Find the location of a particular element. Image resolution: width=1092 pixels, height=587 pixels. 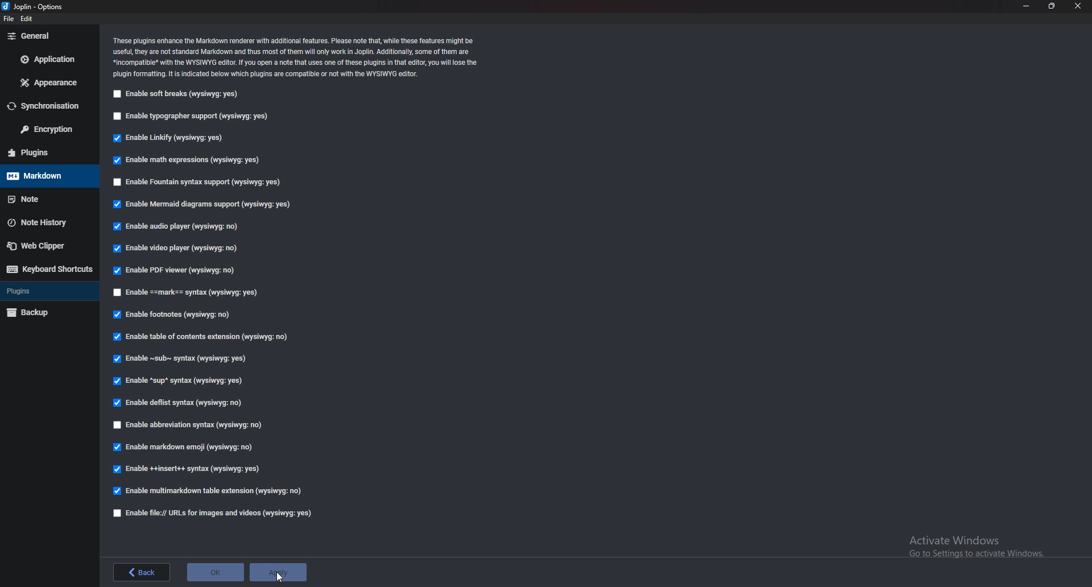

Resize is located at coordinates (1051, 6).